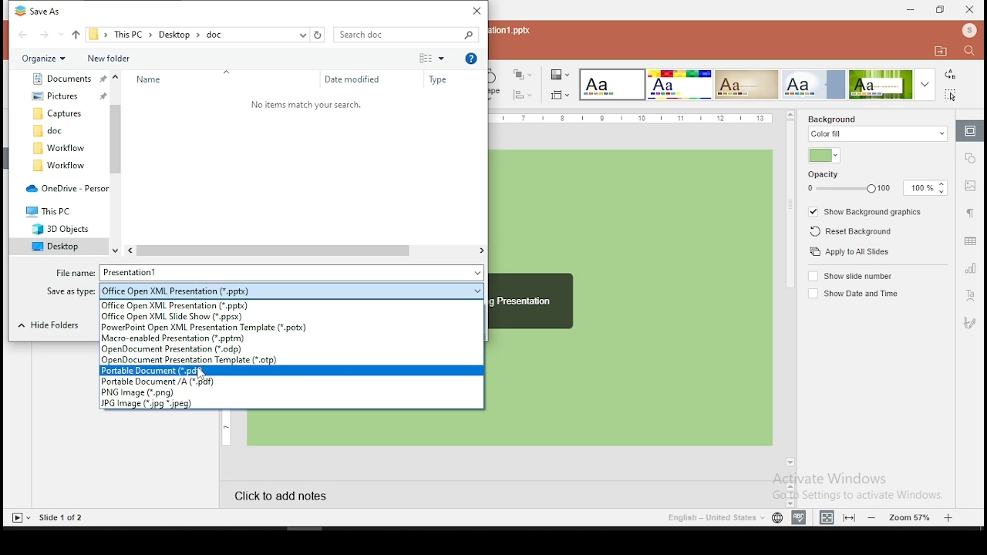 Image resolution: width=987 pixels, height=555 pixels. What do you see at coordinates (116, 163) in the screenshot?
I see `Vertical scrollbar` at bounding box center [116, 163].